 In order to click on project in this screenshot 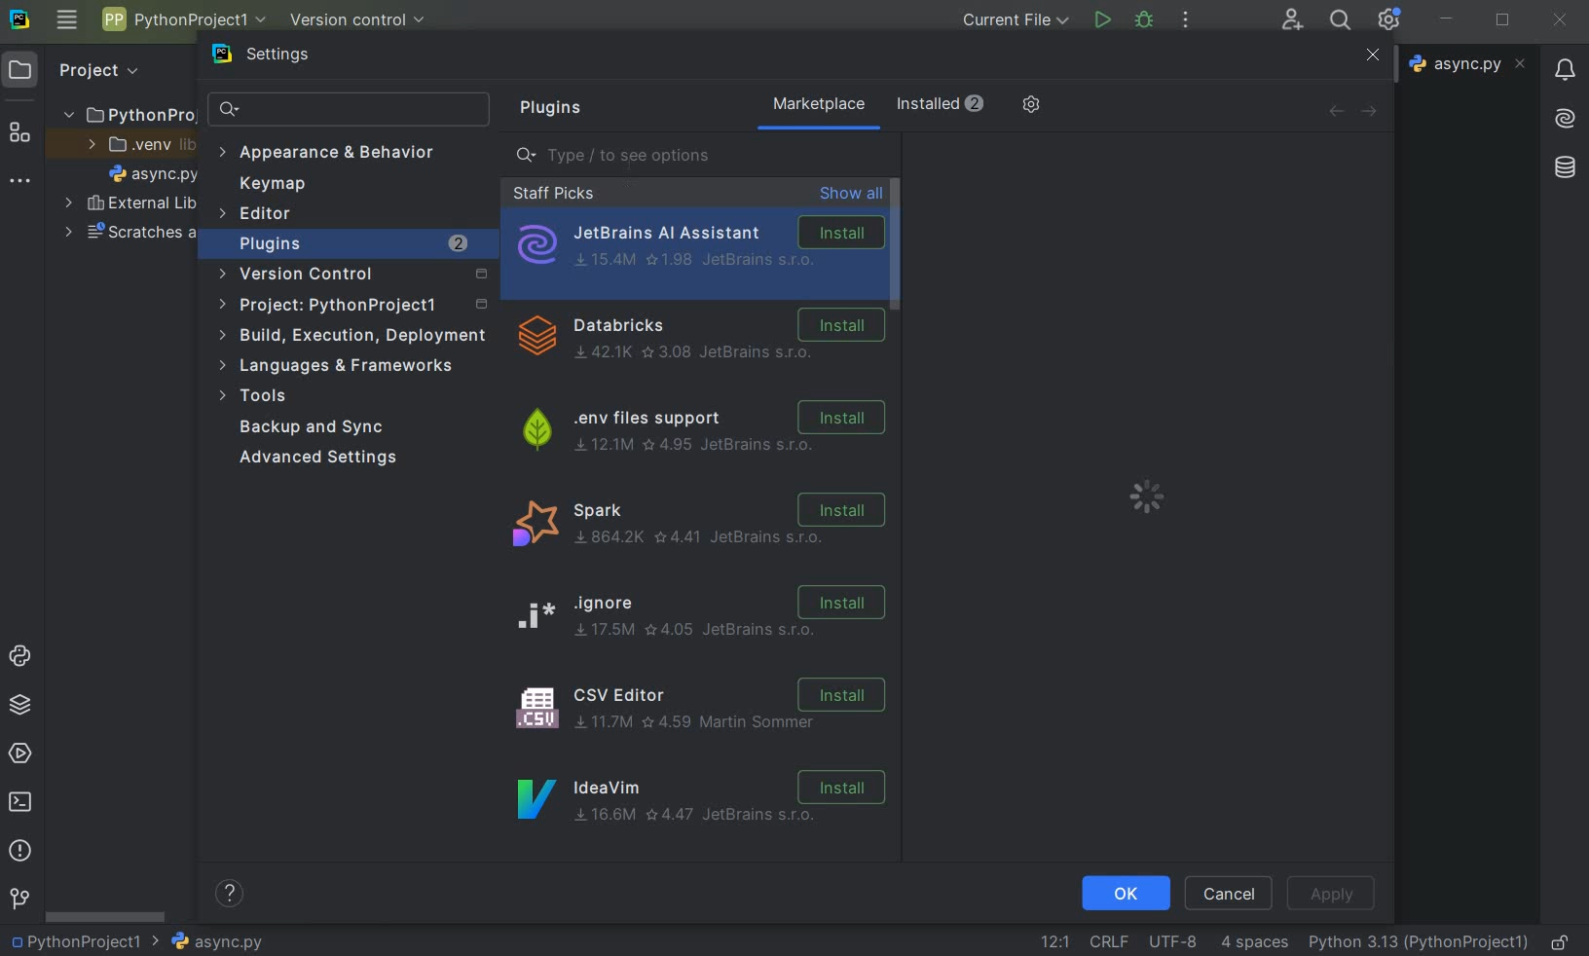, I will do `click(351, 307)`.